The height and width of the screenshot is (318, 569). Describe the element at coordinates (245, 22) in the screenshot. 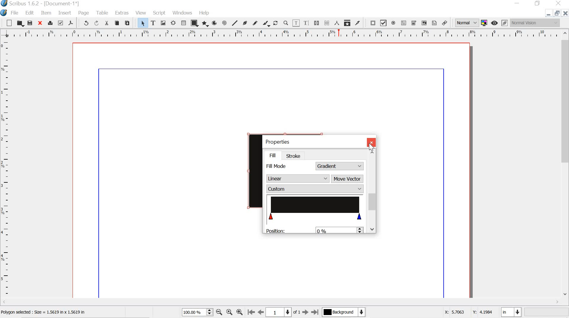

I see `bezier curve` at that location.